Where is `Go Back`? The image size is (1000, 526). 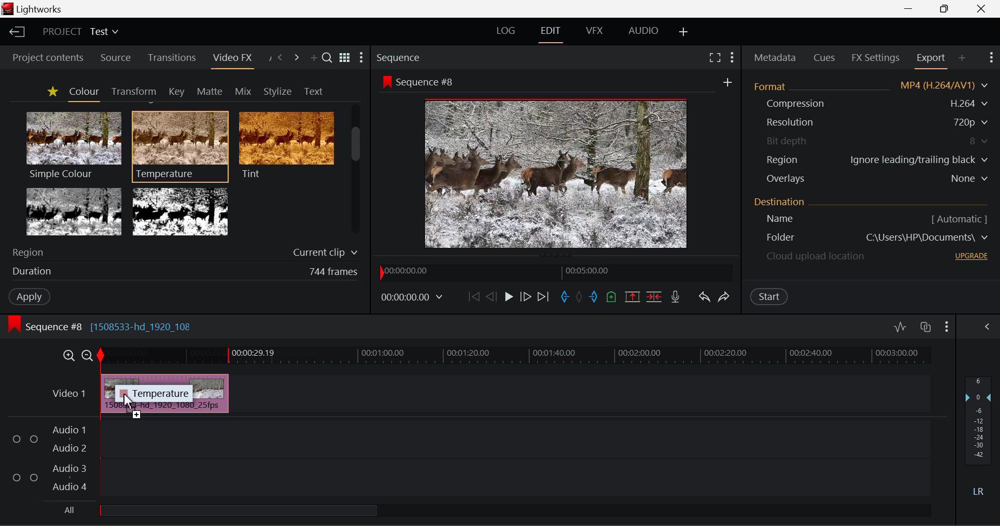
Go Back is located at coordinates (491, 297).